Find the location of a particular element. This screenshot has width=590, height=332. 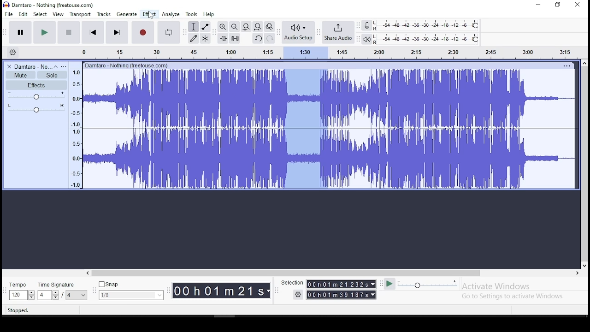

00 h 01 m 39.187s is located at coordinates (338, 295).